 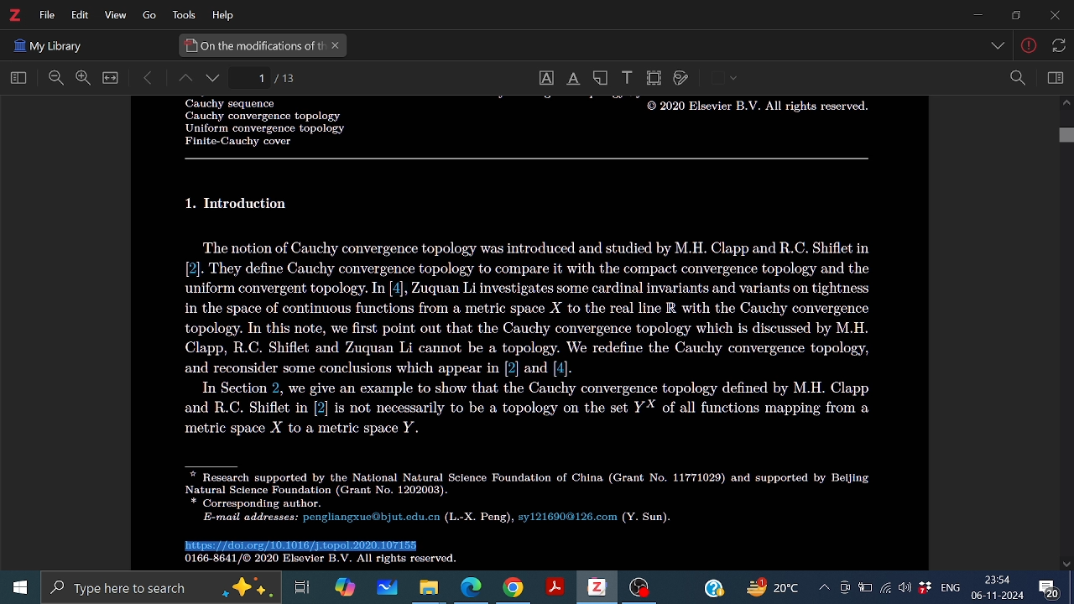 I want to click on Current page, so click(x=287, y=78).